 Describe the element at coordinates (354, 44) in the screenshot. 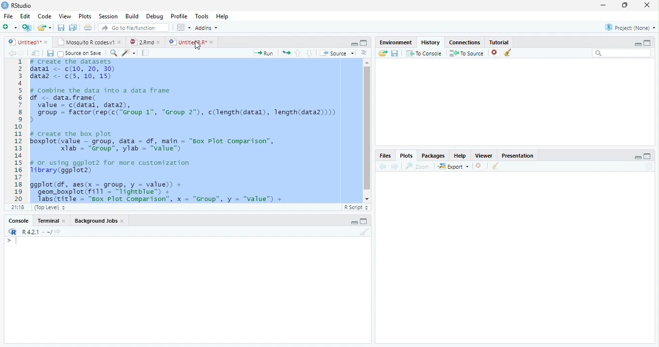

I see `Minimize` at that location.